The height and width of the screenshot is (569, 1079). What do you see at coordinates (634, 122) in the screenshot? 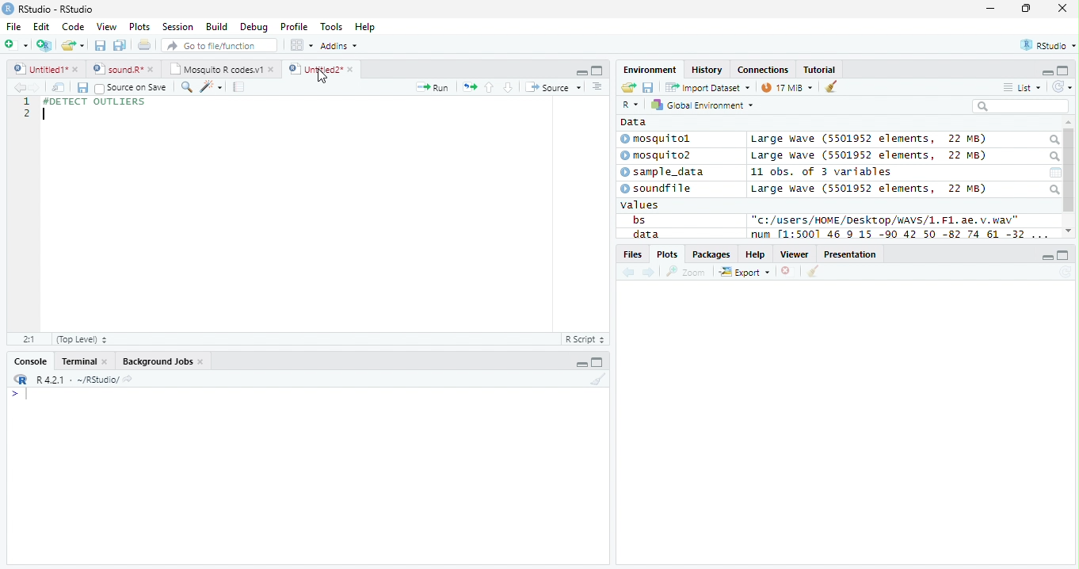
I see `Data` at bounding box center [634, 122].